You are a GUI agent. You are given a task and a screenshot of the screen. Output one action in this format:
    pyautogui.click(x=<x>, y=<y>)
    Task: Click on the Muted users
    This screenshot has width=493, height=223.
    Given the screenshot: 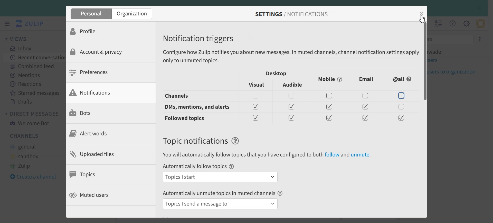 What is the action you would take?
    pyautogui.click(x=102, y=195)
    